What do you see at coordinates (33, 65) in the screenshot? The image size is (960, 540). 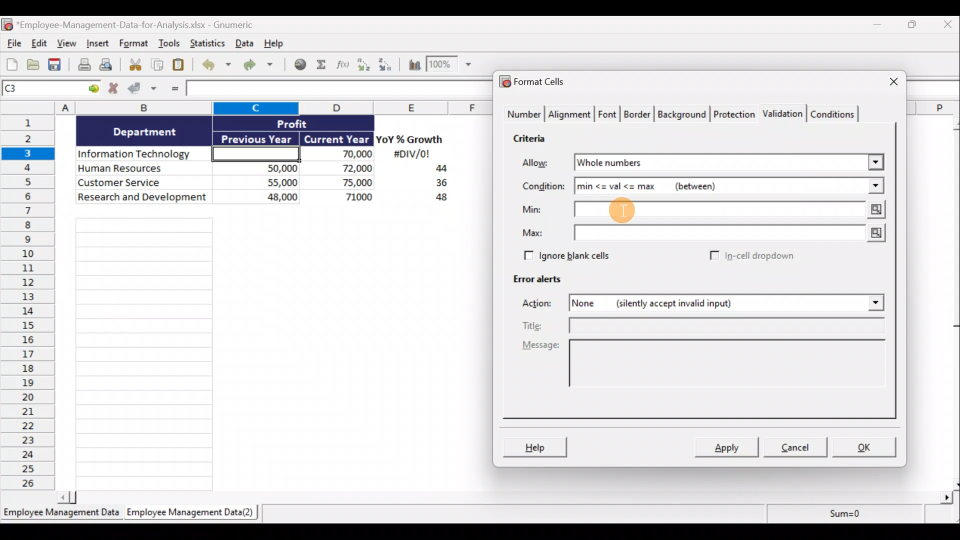 I see `Open a file` at bounding box center [33, 65].